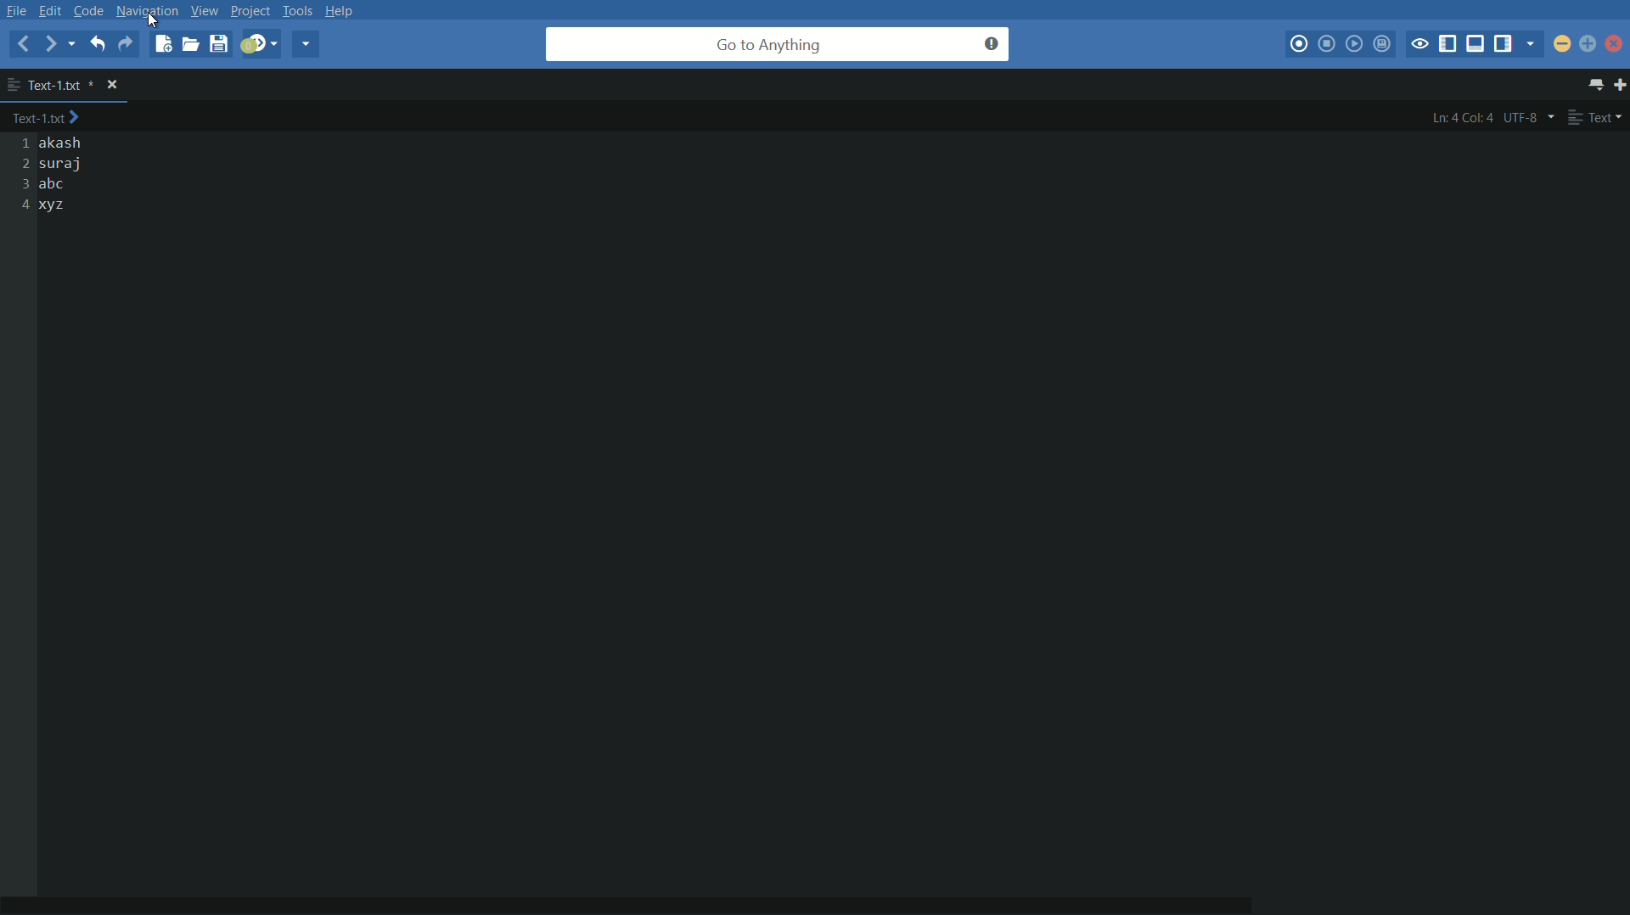 The width and height of the screenshot is (1630, 915). I want to click on undo, so click(96, 43).